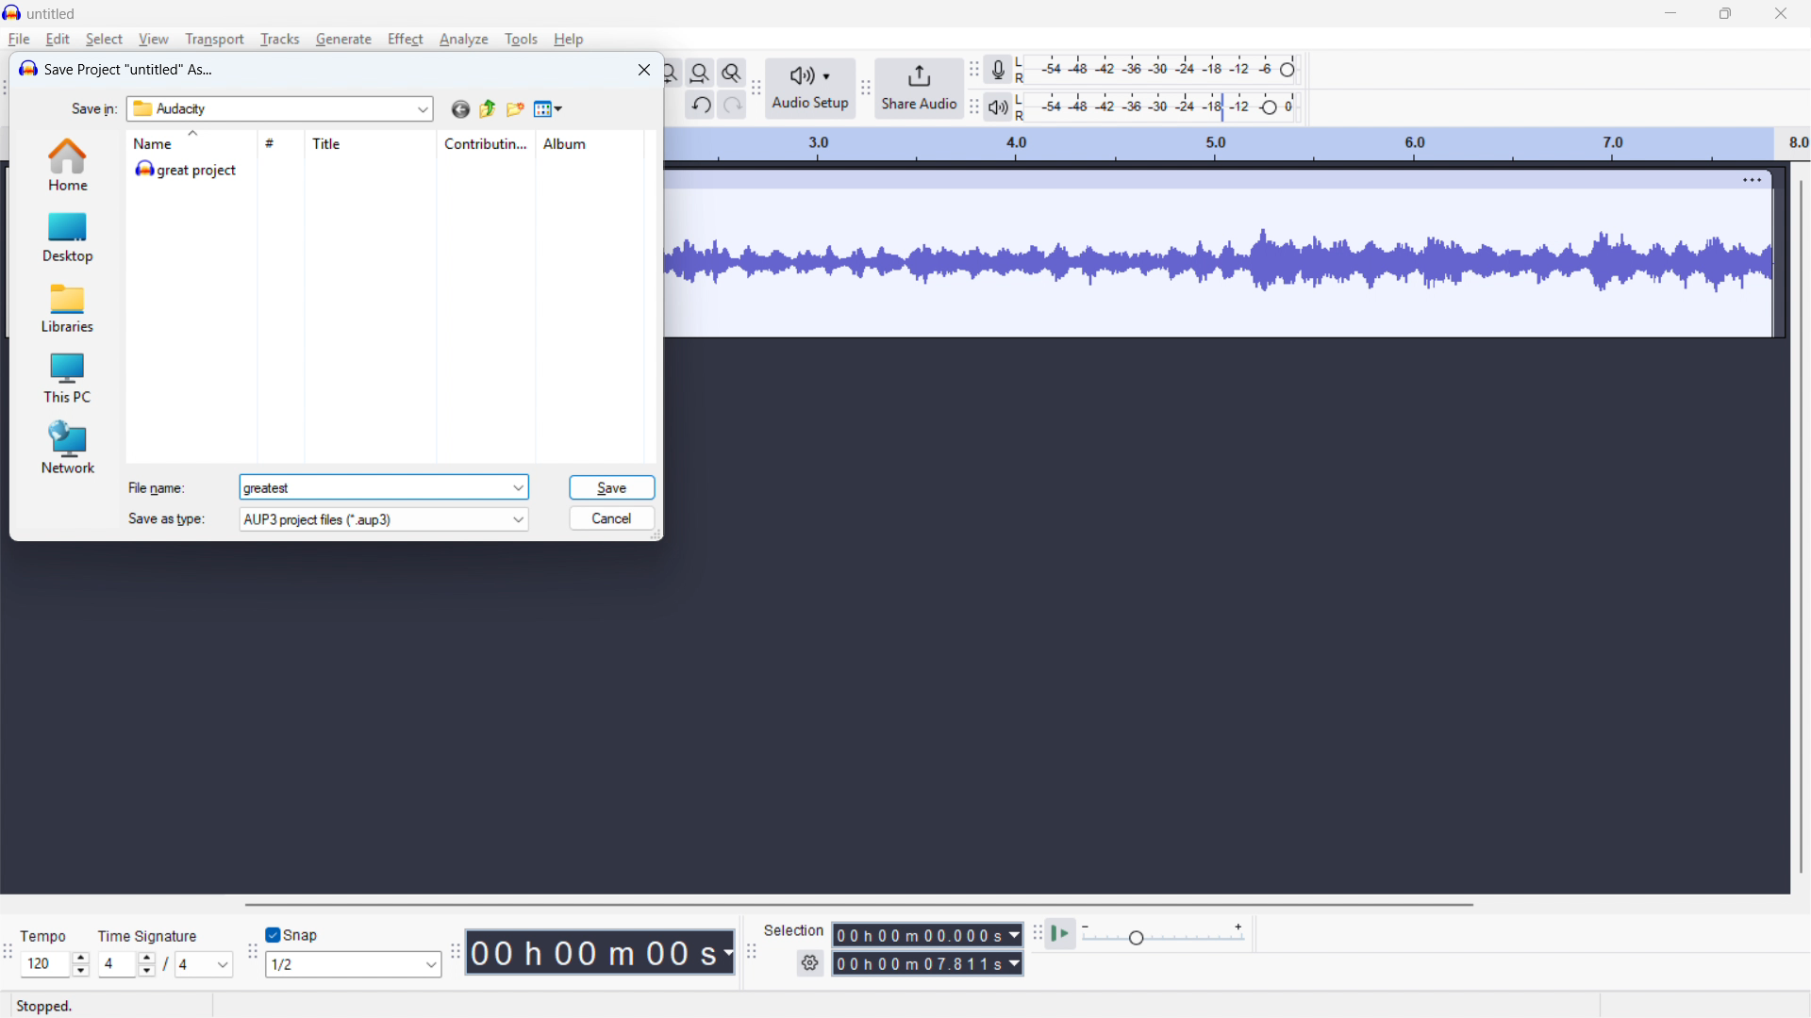  I want to click on set time signature, so click(166, 964).